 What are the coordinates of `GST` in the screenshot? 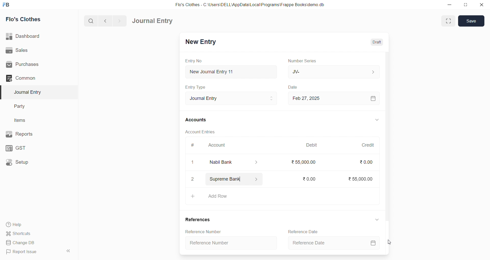 It's located at (28, 148).